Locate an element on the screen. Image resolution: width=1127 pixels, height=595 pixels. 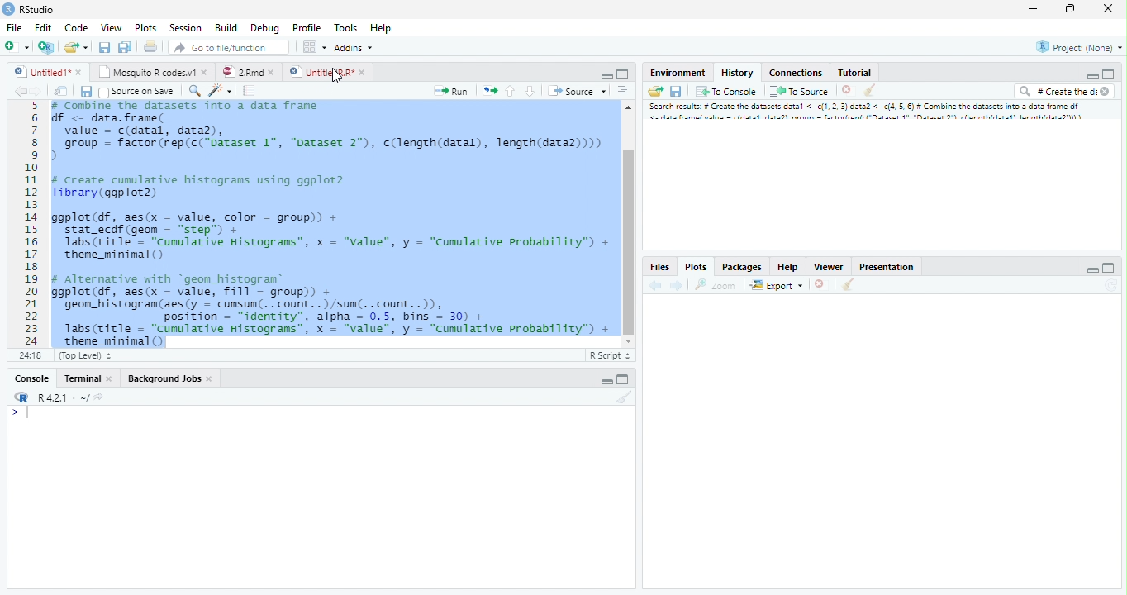
Mosquito R codes is located at coordinates (155, 72).